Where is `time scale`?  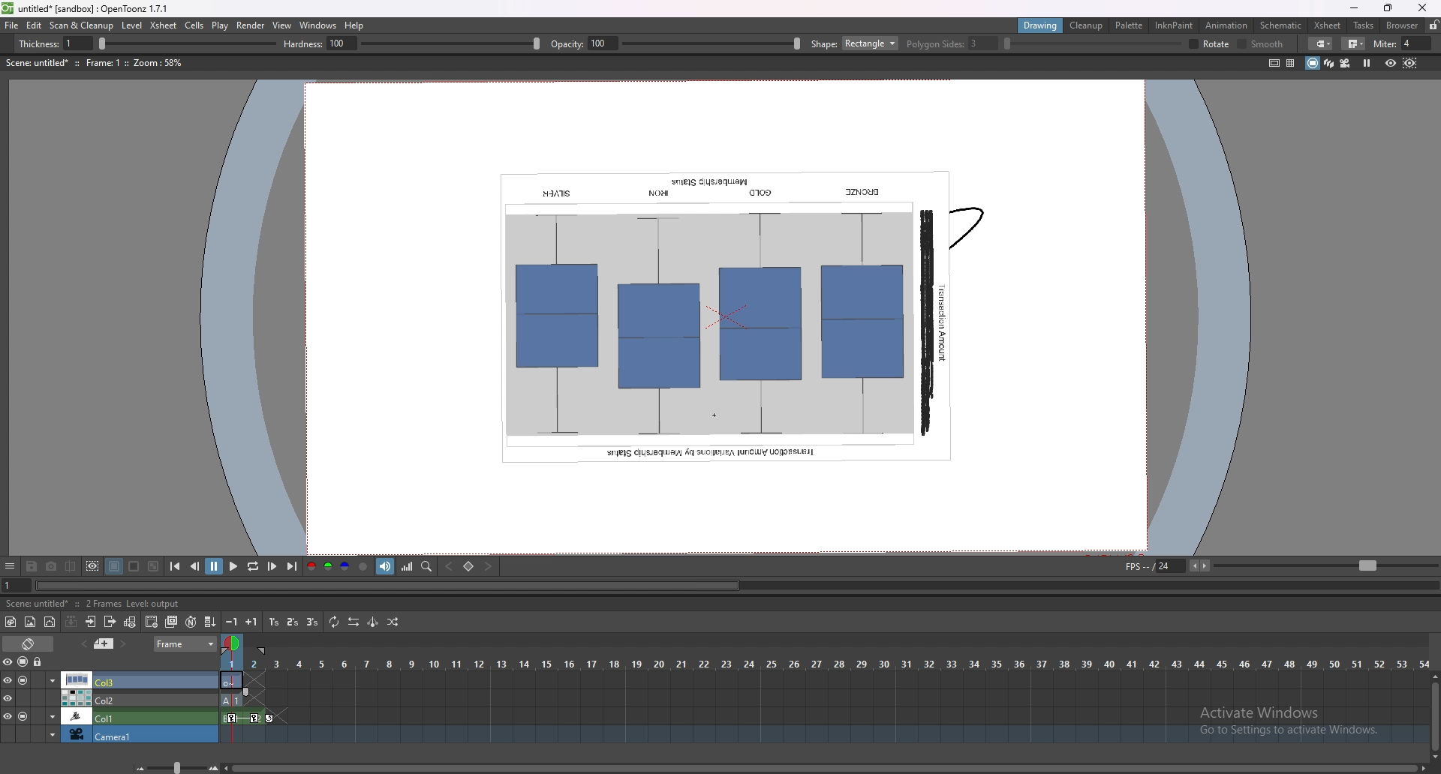 time scale is located at coordinates (825, 664).